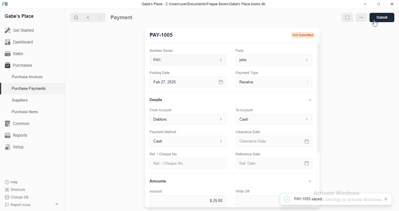 This screenshot has height=211, width=399. What do you see at coordinates (16, 197) in the screenshot?
I see `Change DB` at bounding box center [16, 197].